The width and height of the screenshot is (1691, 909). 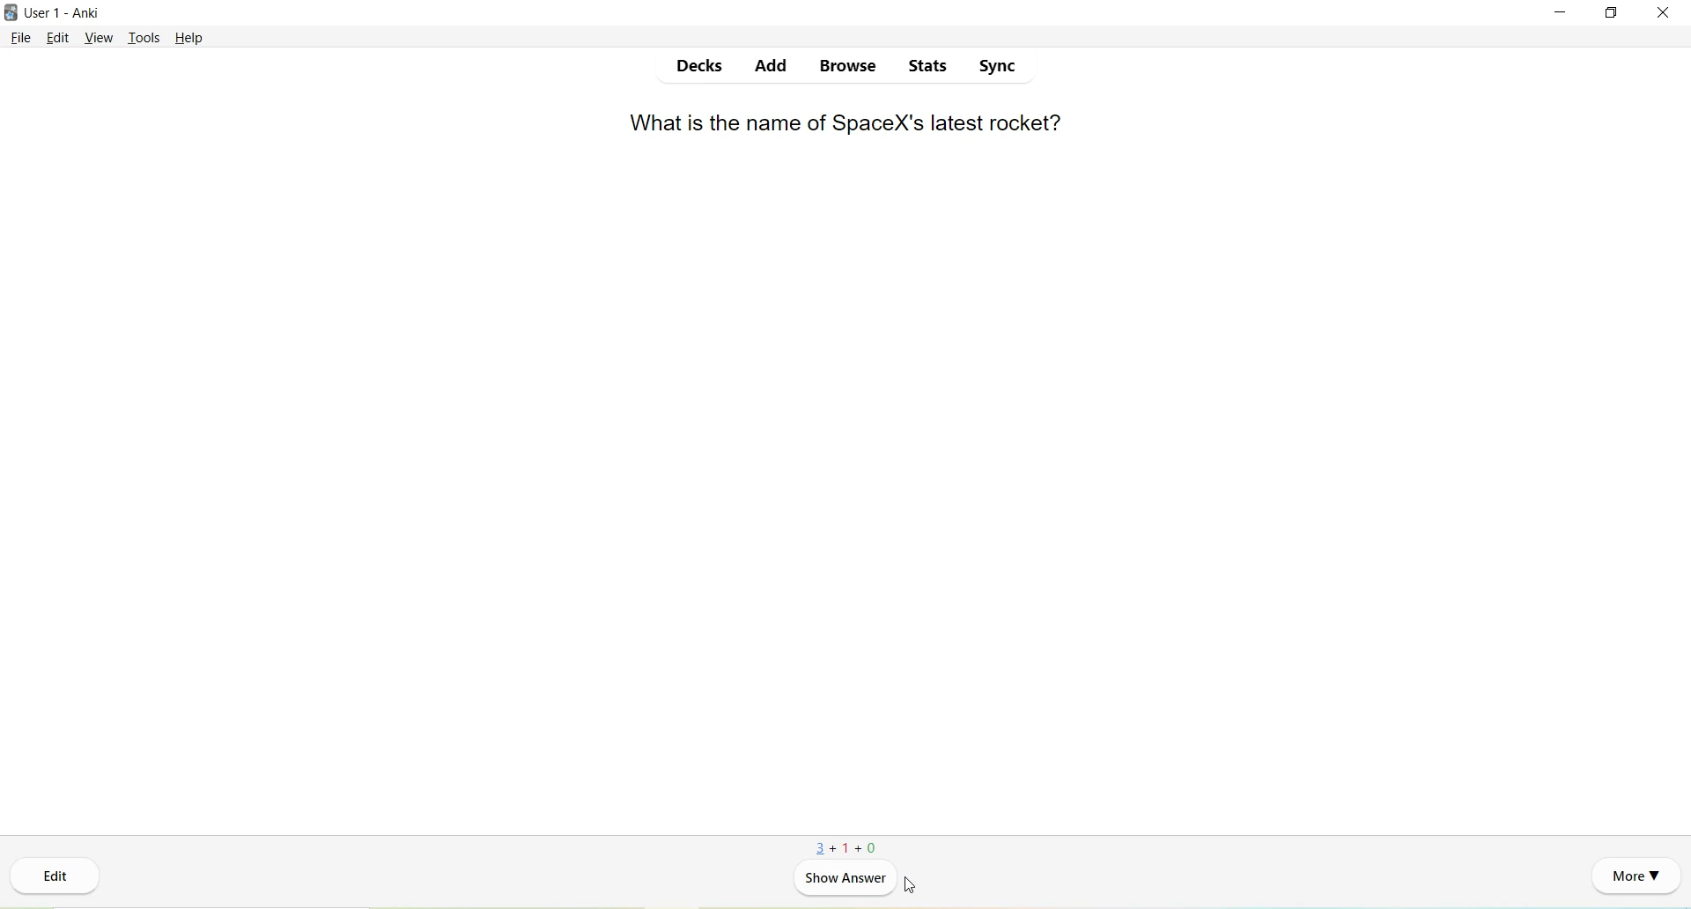 I want to click on cursor, so click(x=912, y=883).